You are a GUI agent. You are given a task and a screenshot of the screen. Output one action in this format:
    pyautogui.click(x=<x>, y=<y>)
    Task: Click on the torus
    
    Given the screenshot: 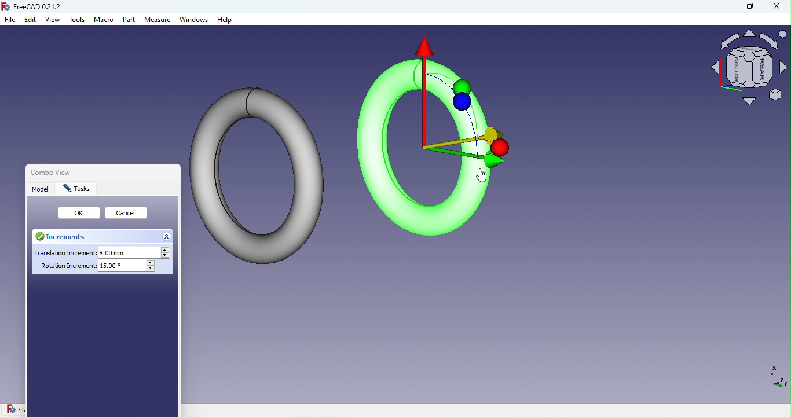 What is the action you would take?
    pyautogui.click(x=257, y=172)
    